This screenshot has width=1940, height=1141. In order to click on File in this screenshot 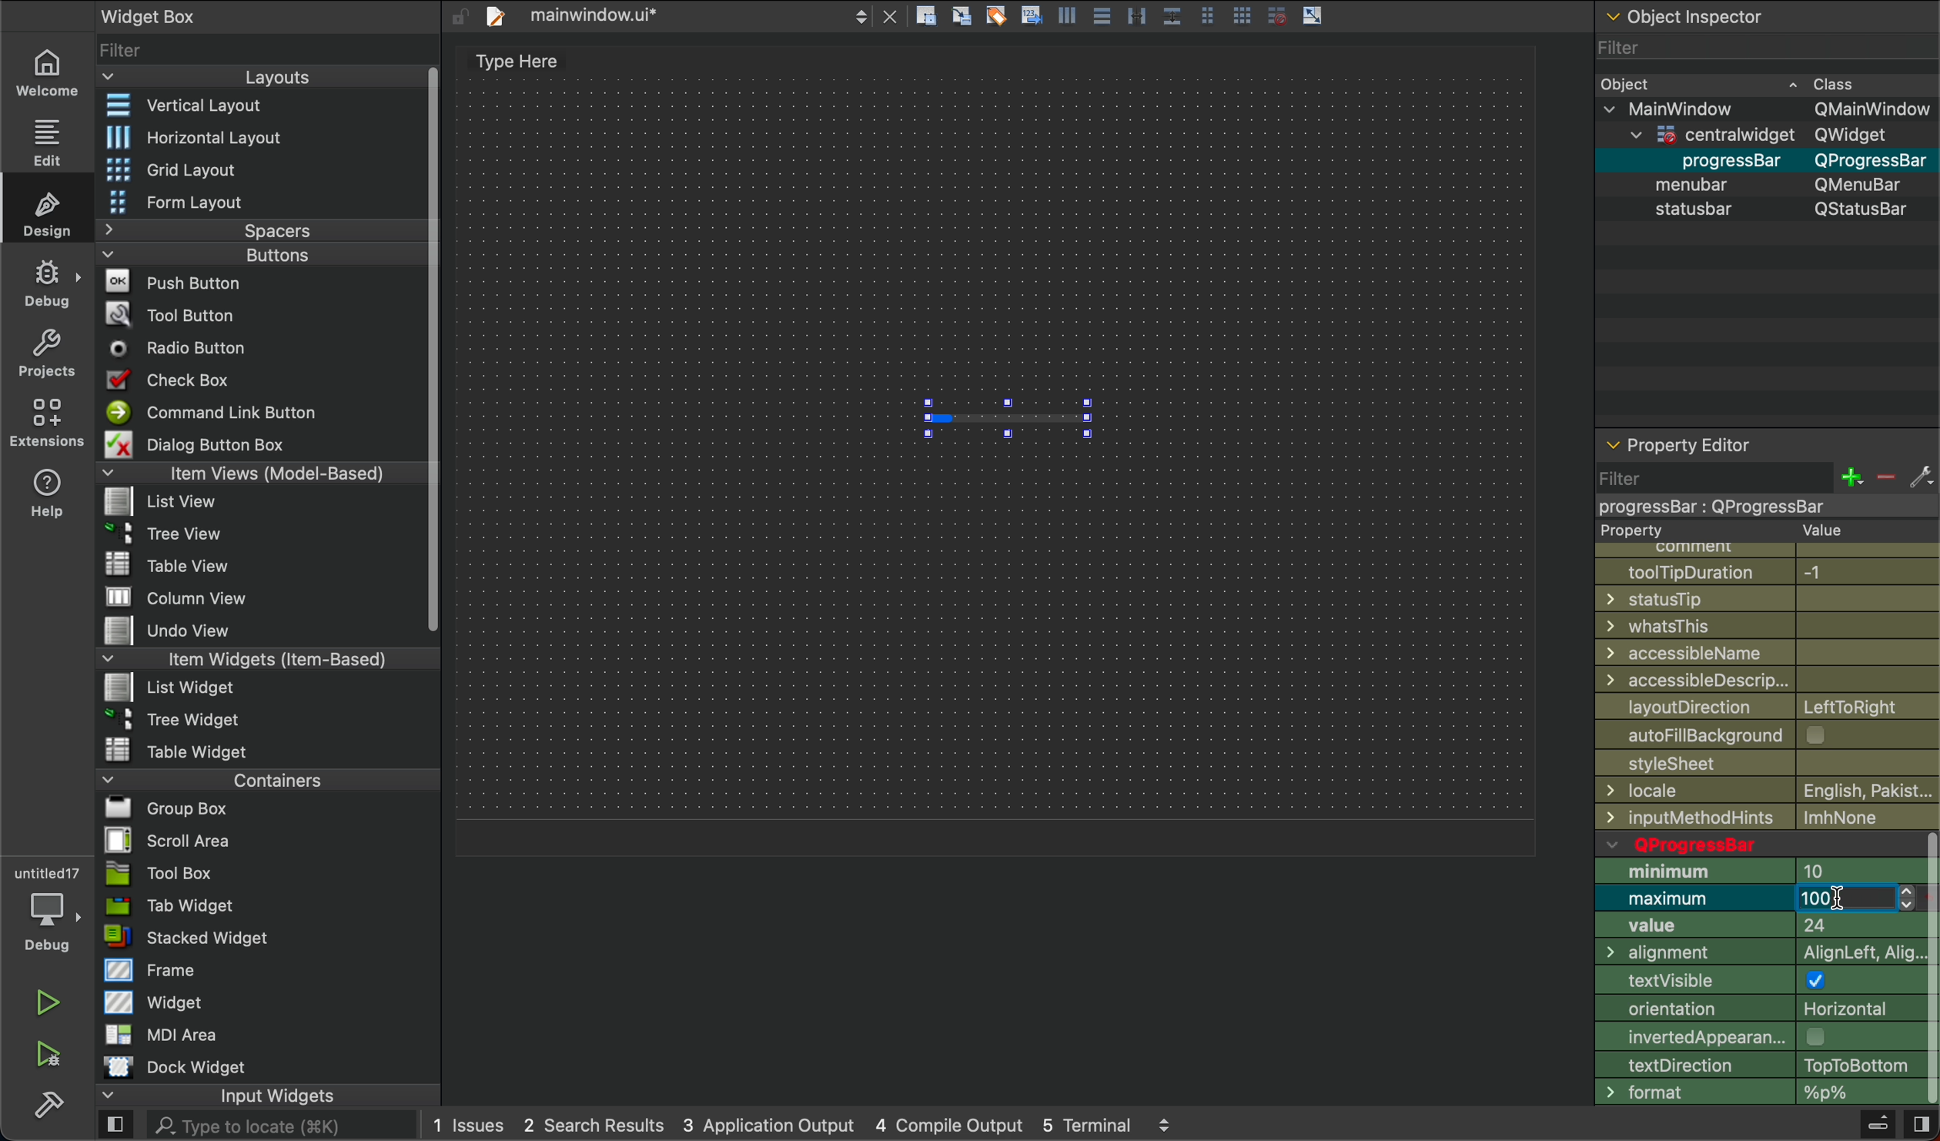, I will do `click(160, 840)`.